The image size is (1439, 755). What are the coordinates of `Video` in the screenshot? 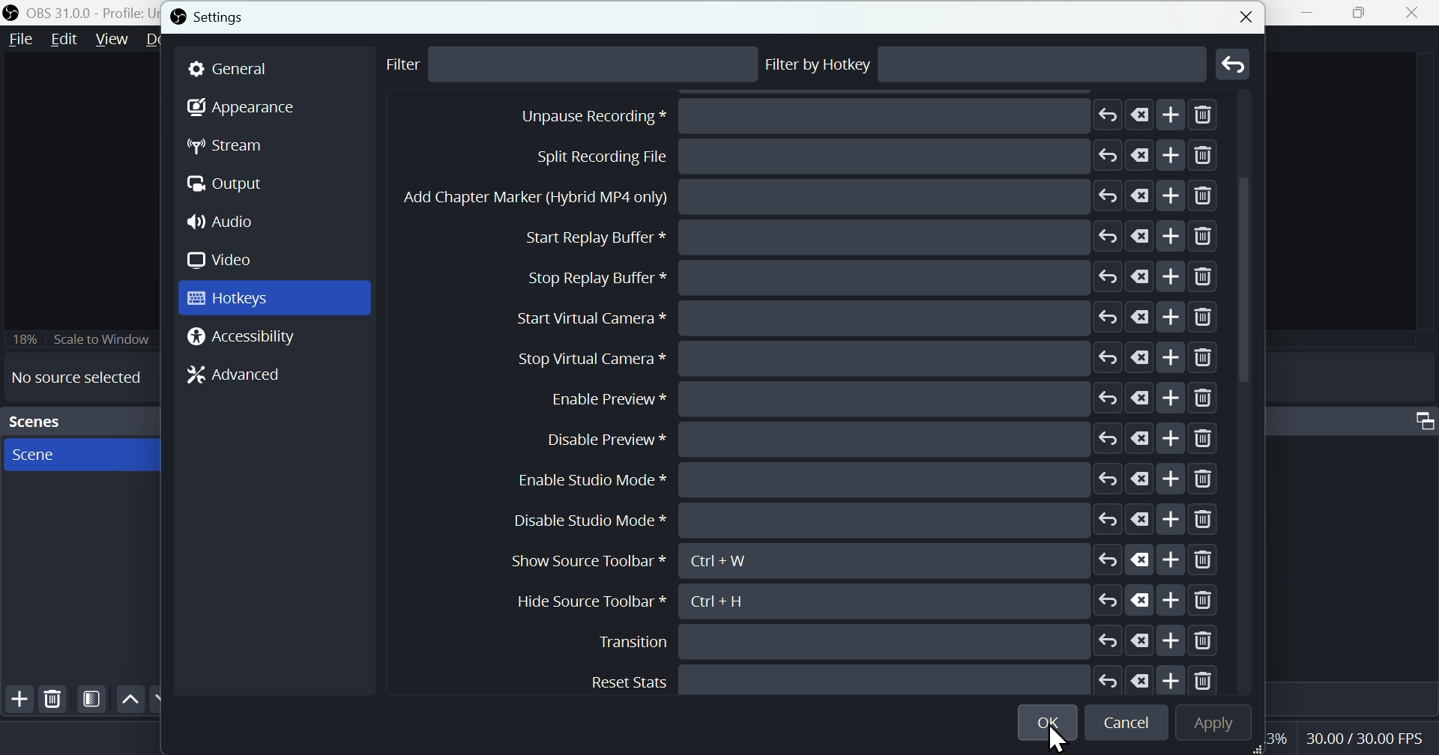 It's located at (226, 260).